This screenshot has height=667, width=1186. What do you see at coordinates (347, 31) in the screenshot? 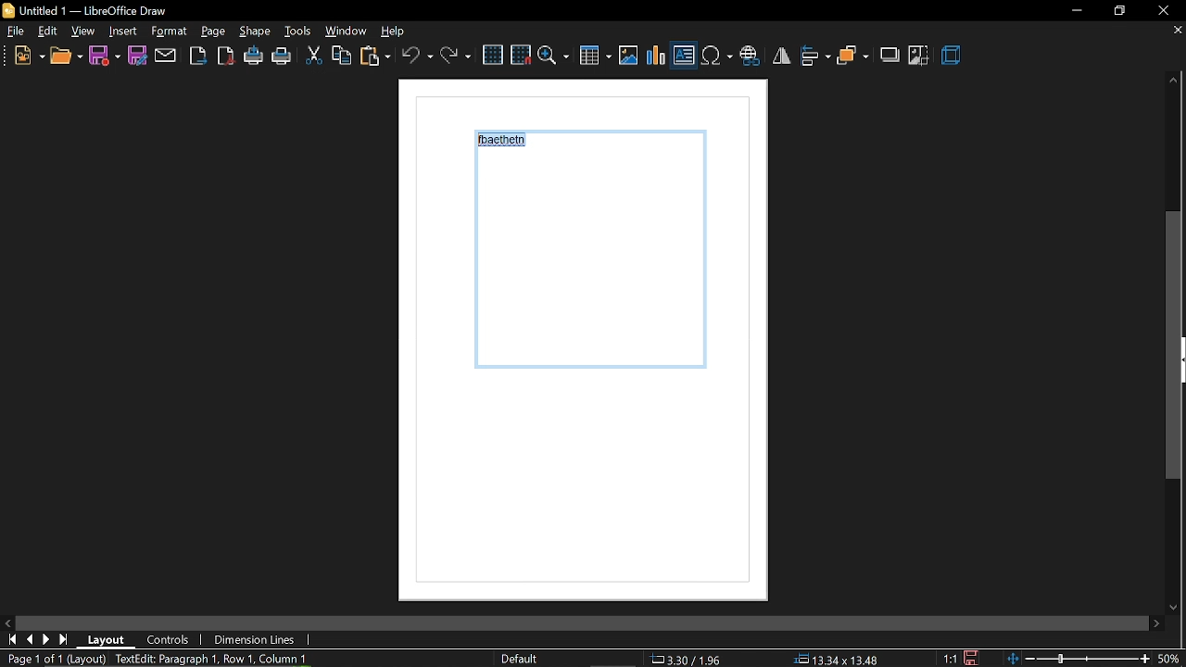
I see `window` at bounding box center [347, 31].